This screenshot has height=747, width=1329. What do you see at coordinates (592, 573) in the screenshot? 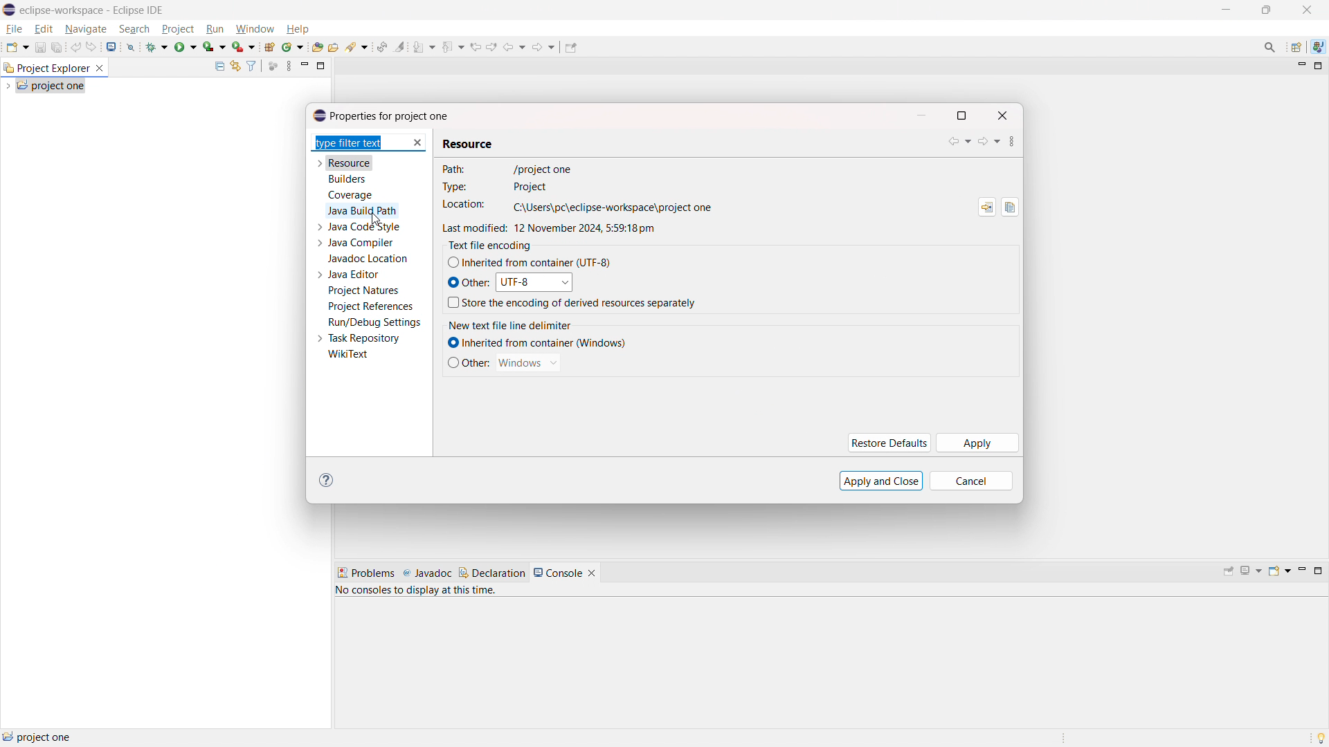
I see `close console` at bounding box center [592, 573].